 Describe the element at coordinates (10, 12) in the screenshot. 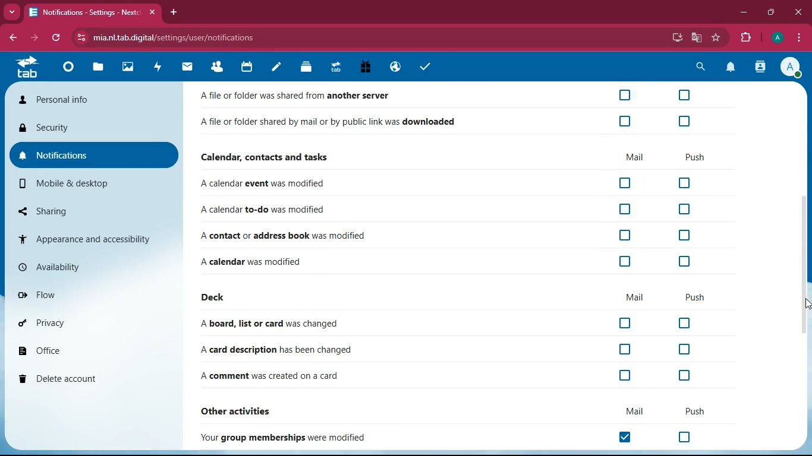

I see `more` at that location.